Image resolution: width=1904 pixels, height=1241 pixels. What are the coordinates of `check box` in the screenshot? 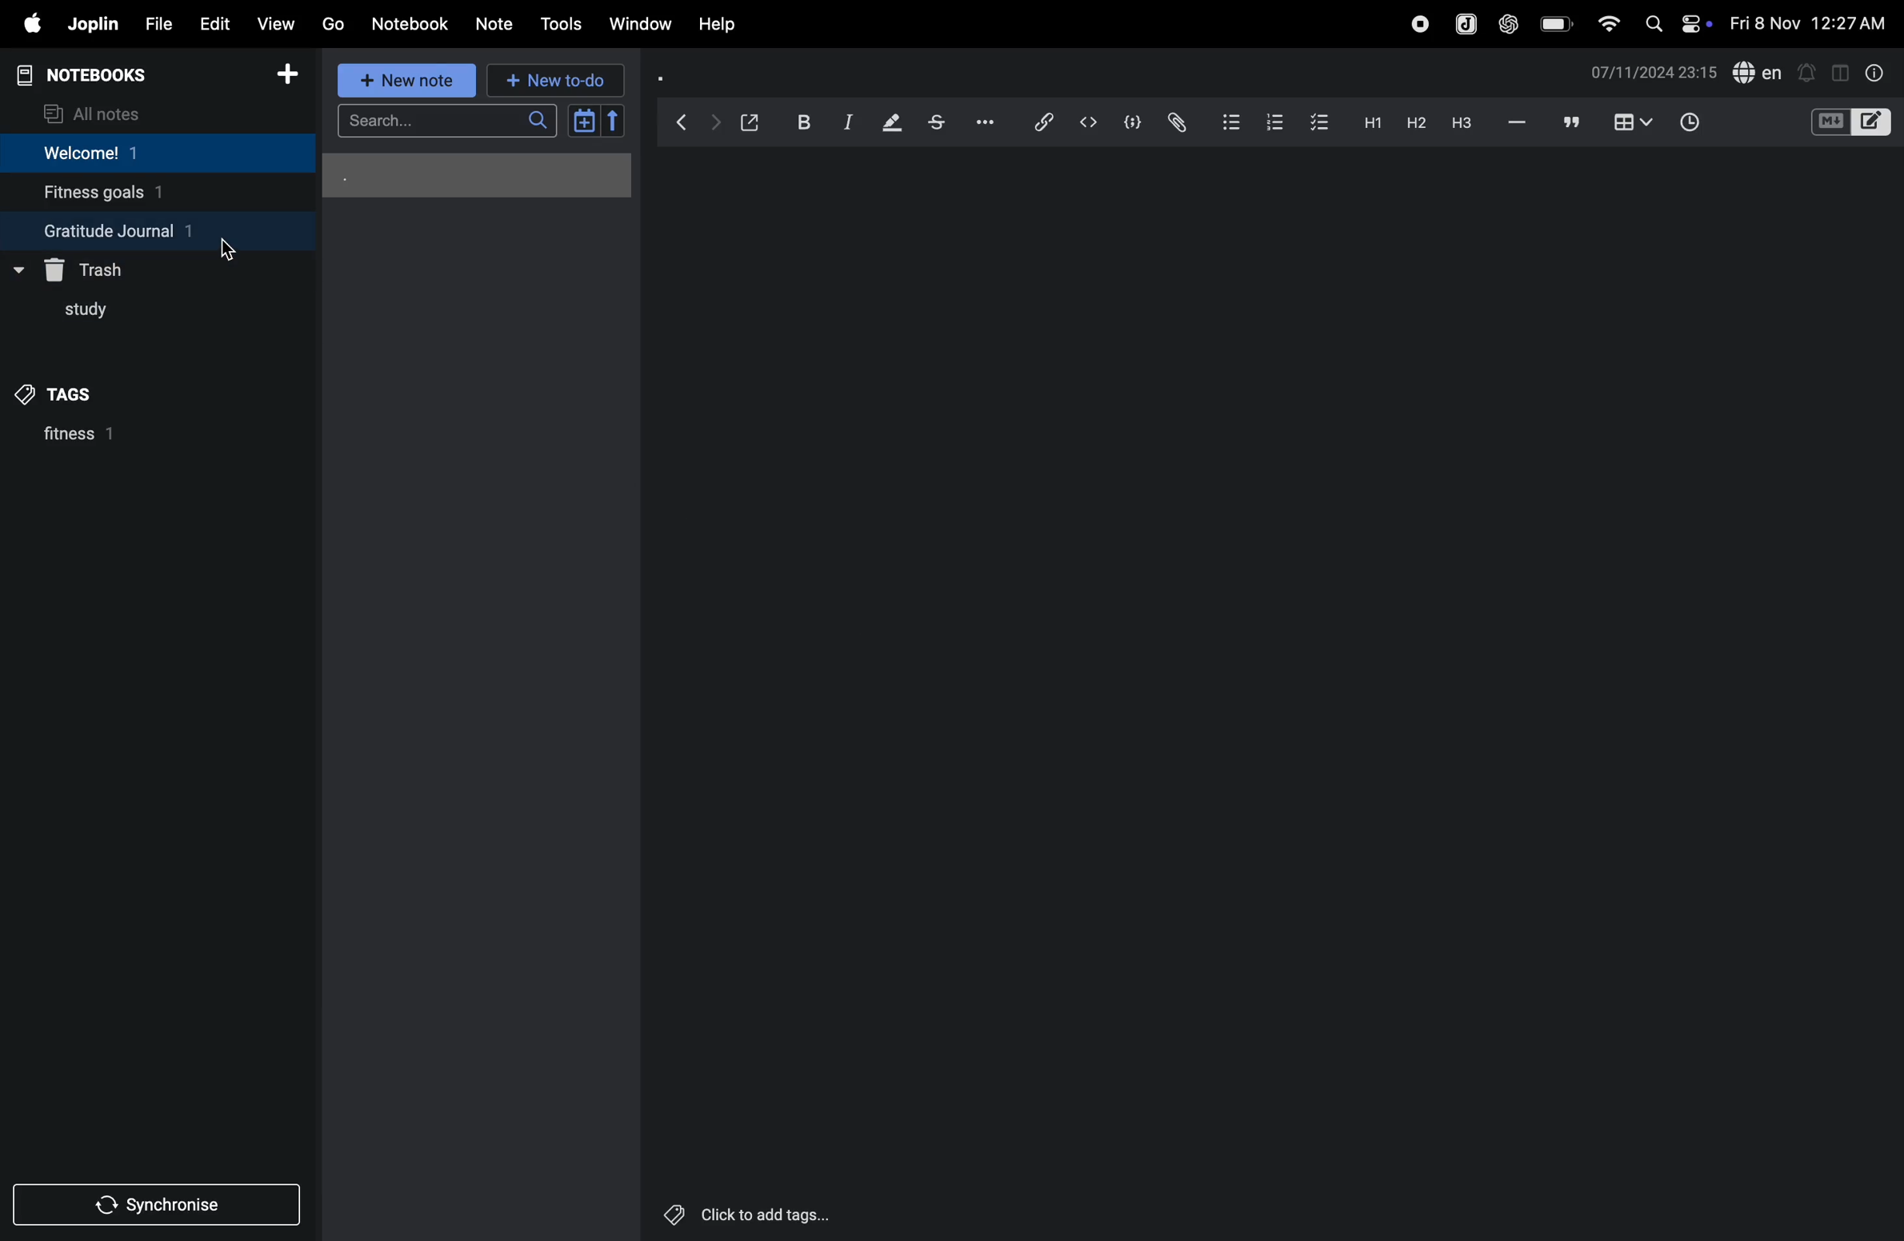 It's located at (1315, 122).